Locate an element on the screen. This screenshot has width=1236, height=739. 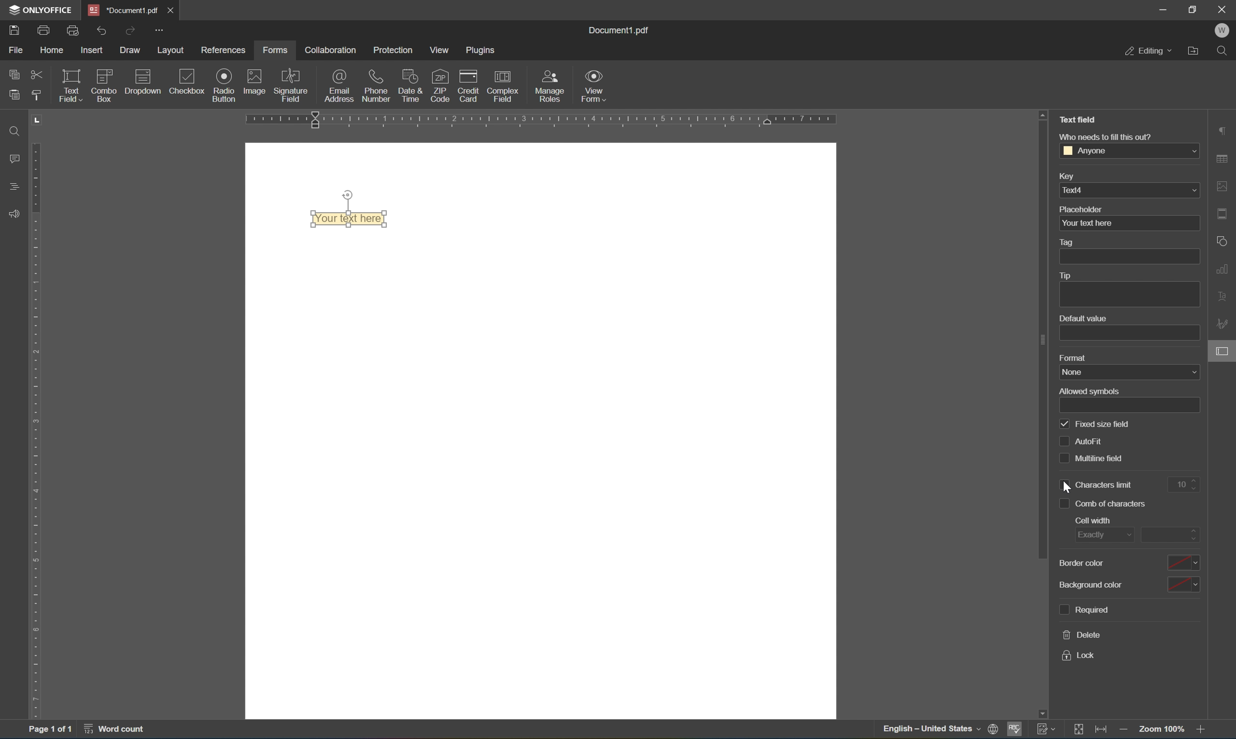
save is located at coordinates (15, 32).